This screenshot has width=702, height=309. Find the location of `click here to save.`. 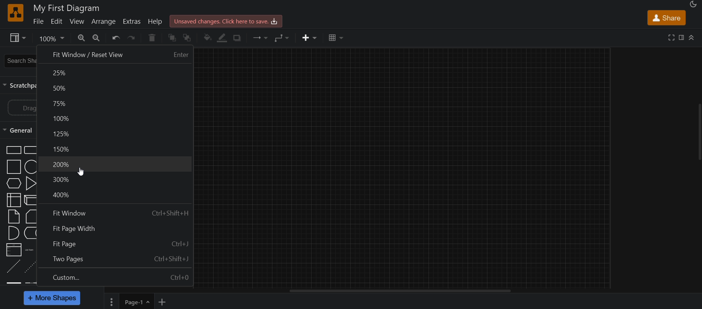

click here to save. is located at coordinates (229, 20).